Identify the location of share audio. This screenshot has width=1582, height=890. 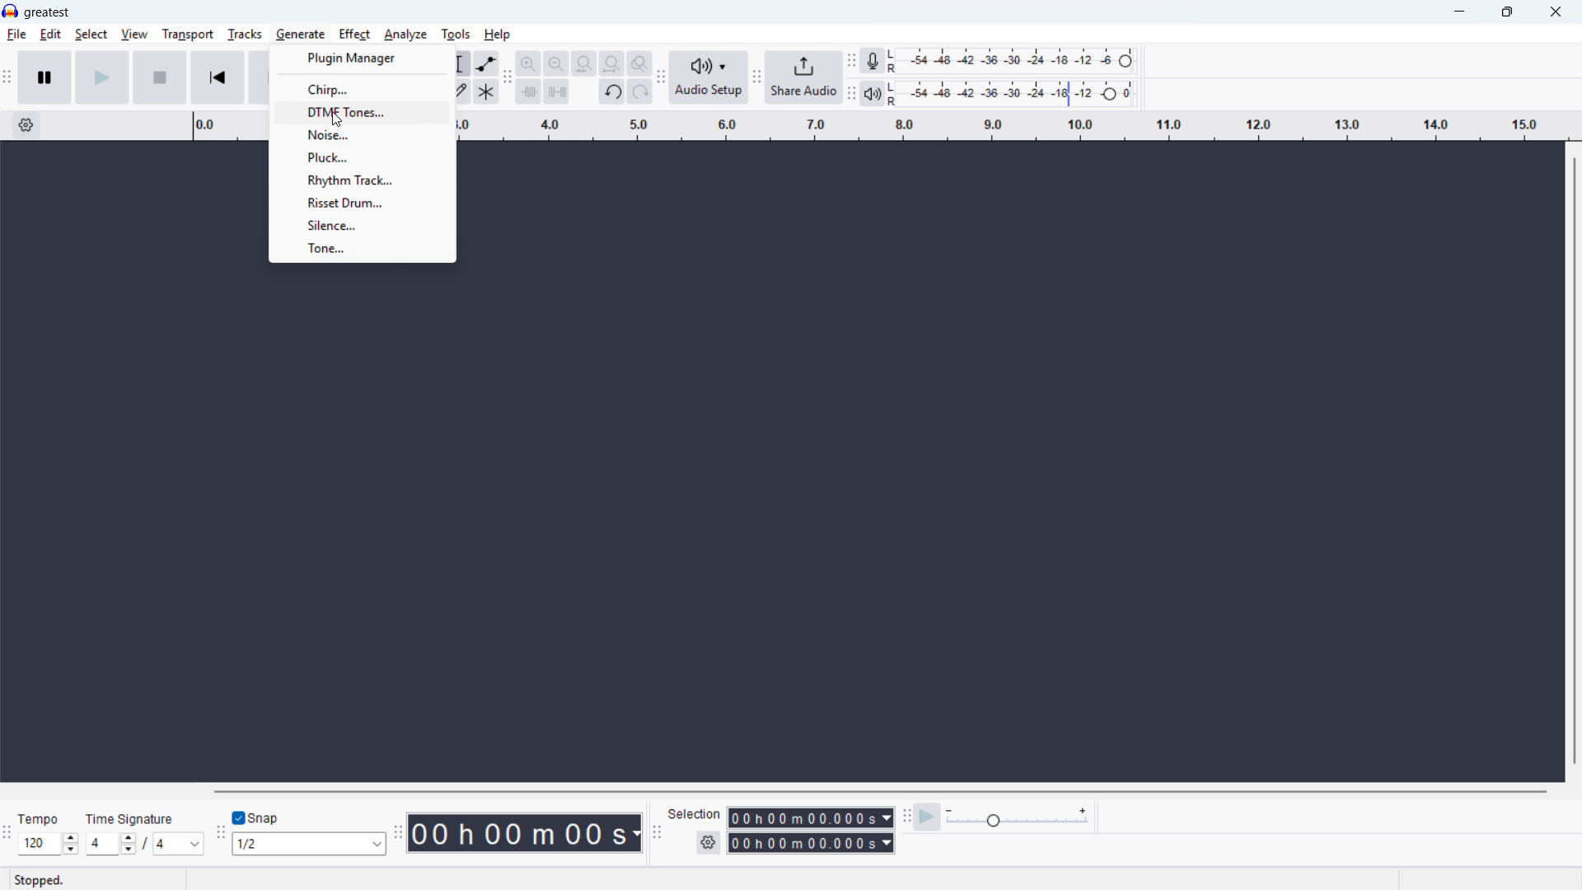
(803, 78).